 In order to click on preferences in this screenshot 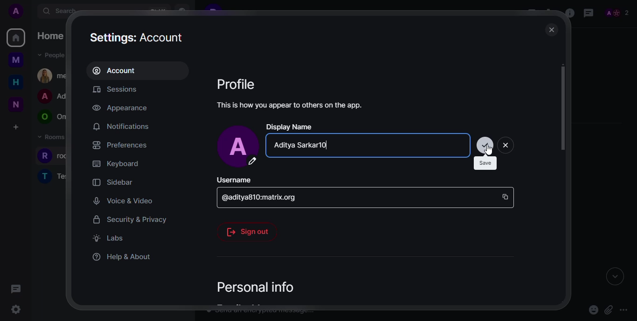, I will do `click(120, 145)`.